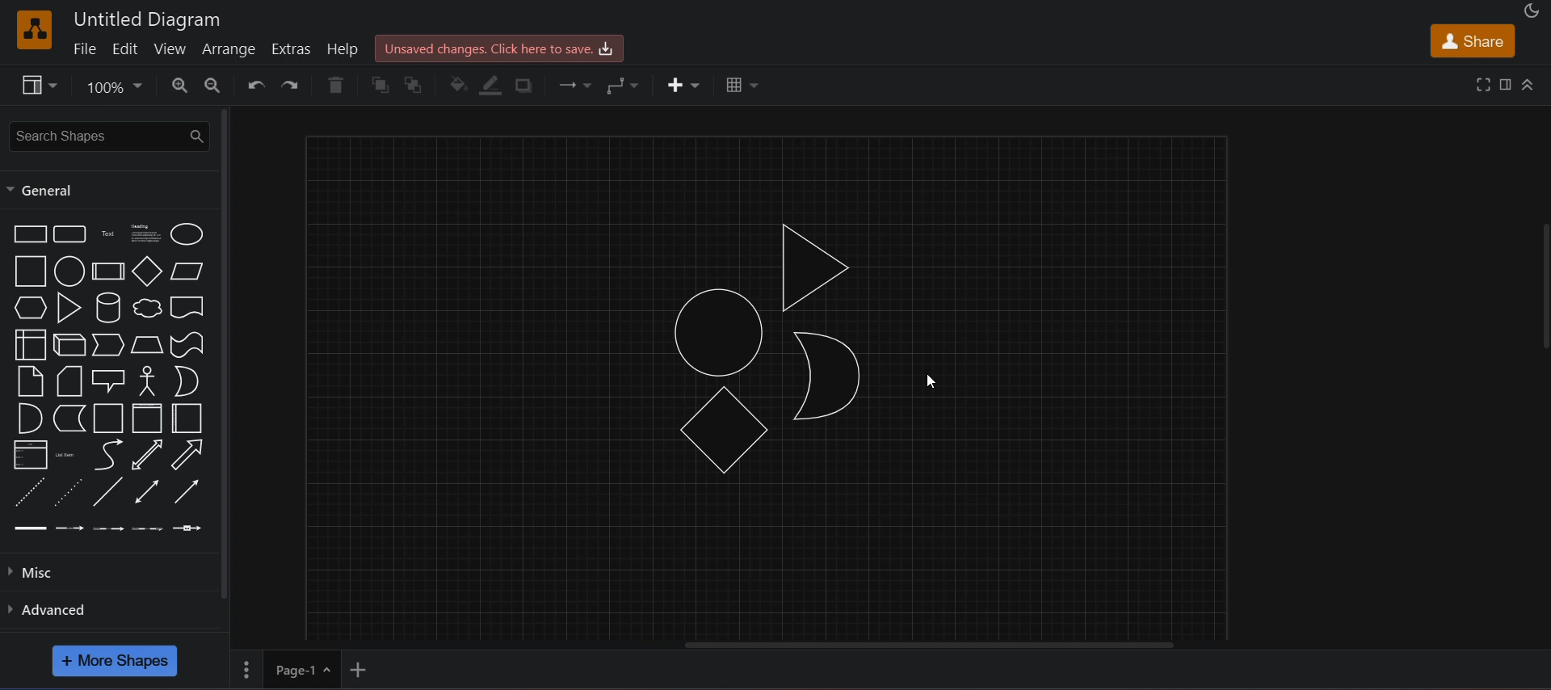  I want to click on table, so click(739, 84).